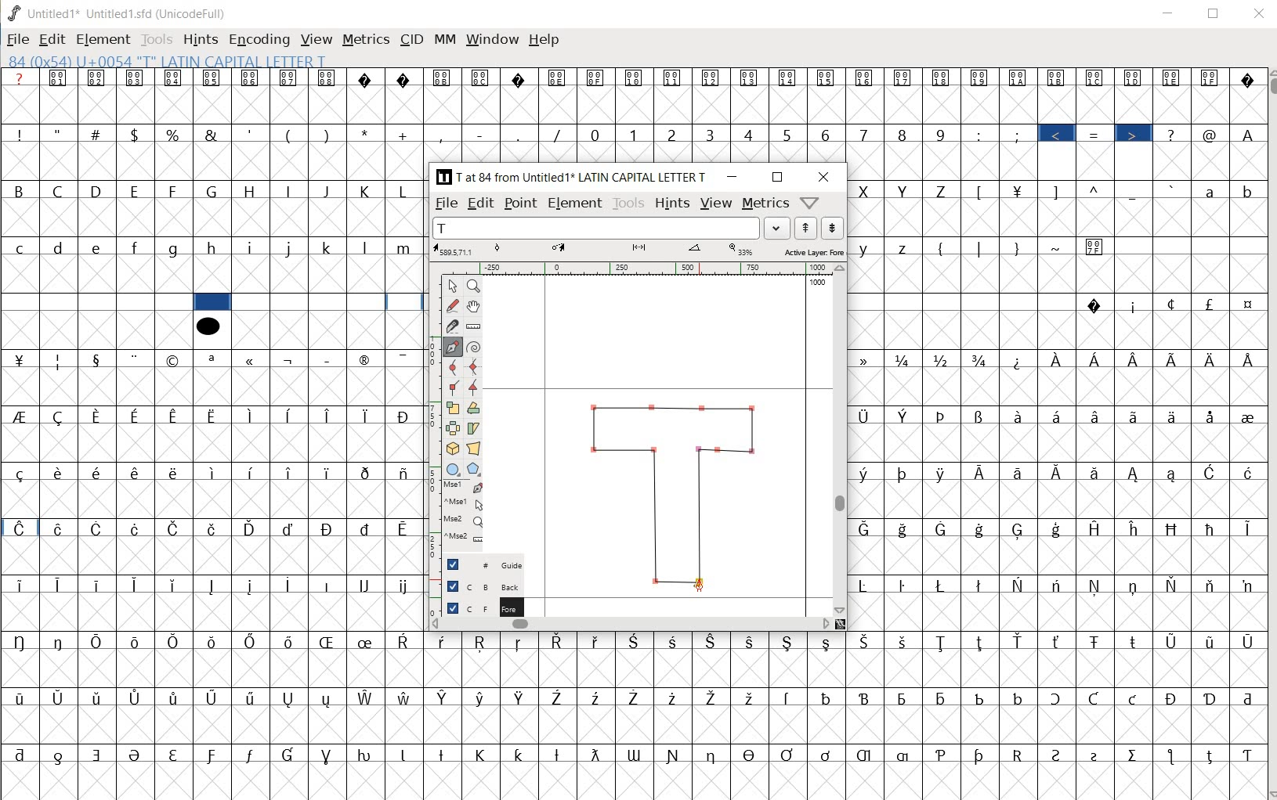 Image resolution: width=1277 pixels, height=800 pixels. I want to click on ., so click(520, 135).